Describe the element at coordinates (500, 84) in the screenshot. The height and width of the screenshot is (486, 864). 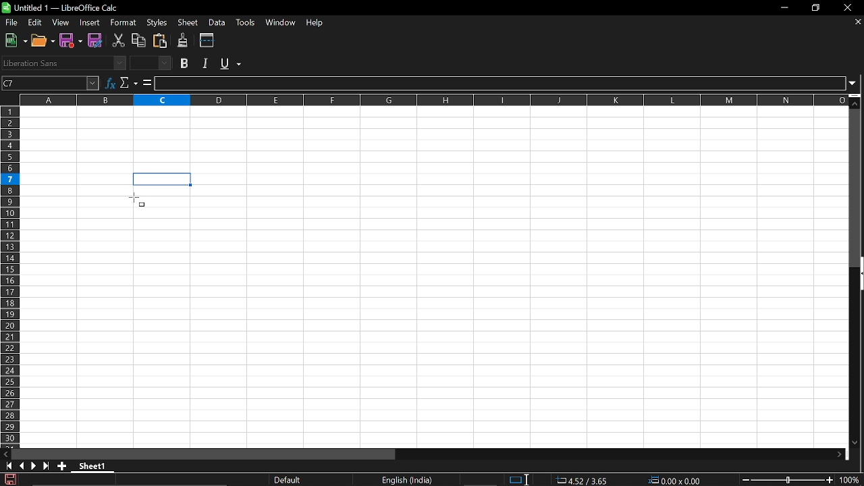
I see `Input line` at that location.